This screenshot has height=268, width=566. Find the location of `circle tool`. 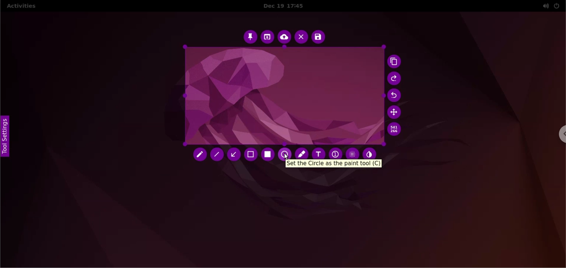

circle tool is located at coordinates (286, 153).